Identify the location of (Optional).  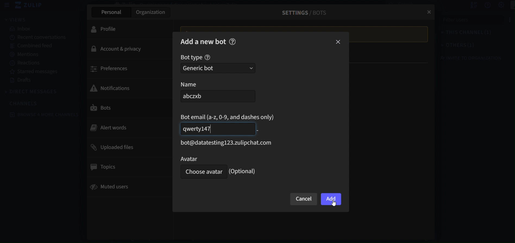
(244, 171).